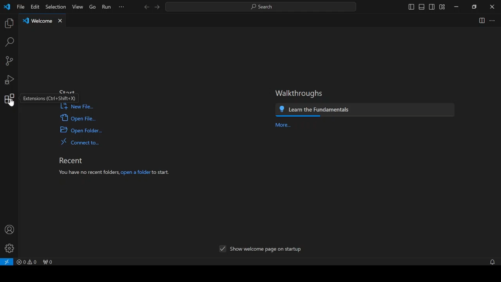 This screenshot has width=501, height=282. I want to click on walkthroughs, so click(299, 94).